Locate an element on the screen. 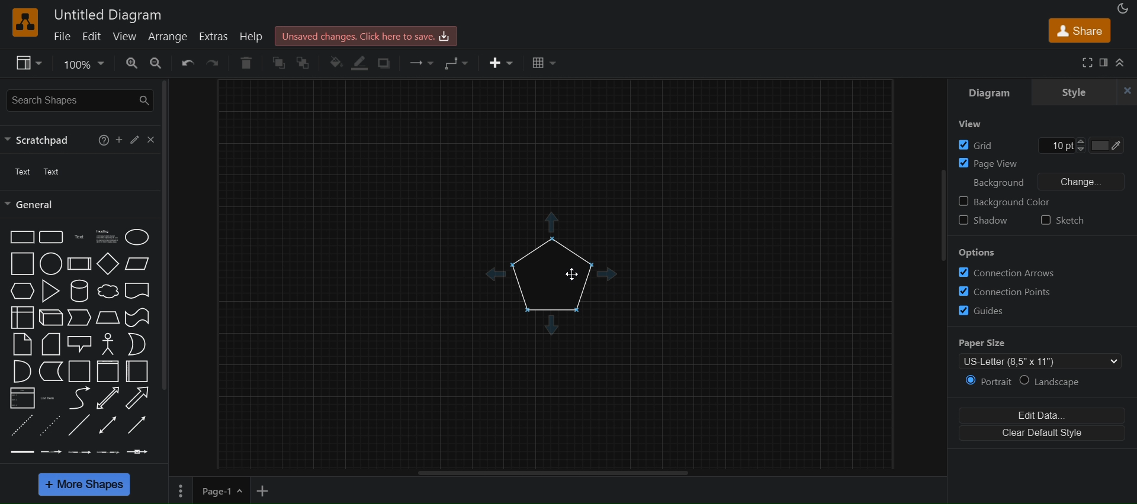  Unsaved changes. Click here to save is located at coordinates (366, 36).